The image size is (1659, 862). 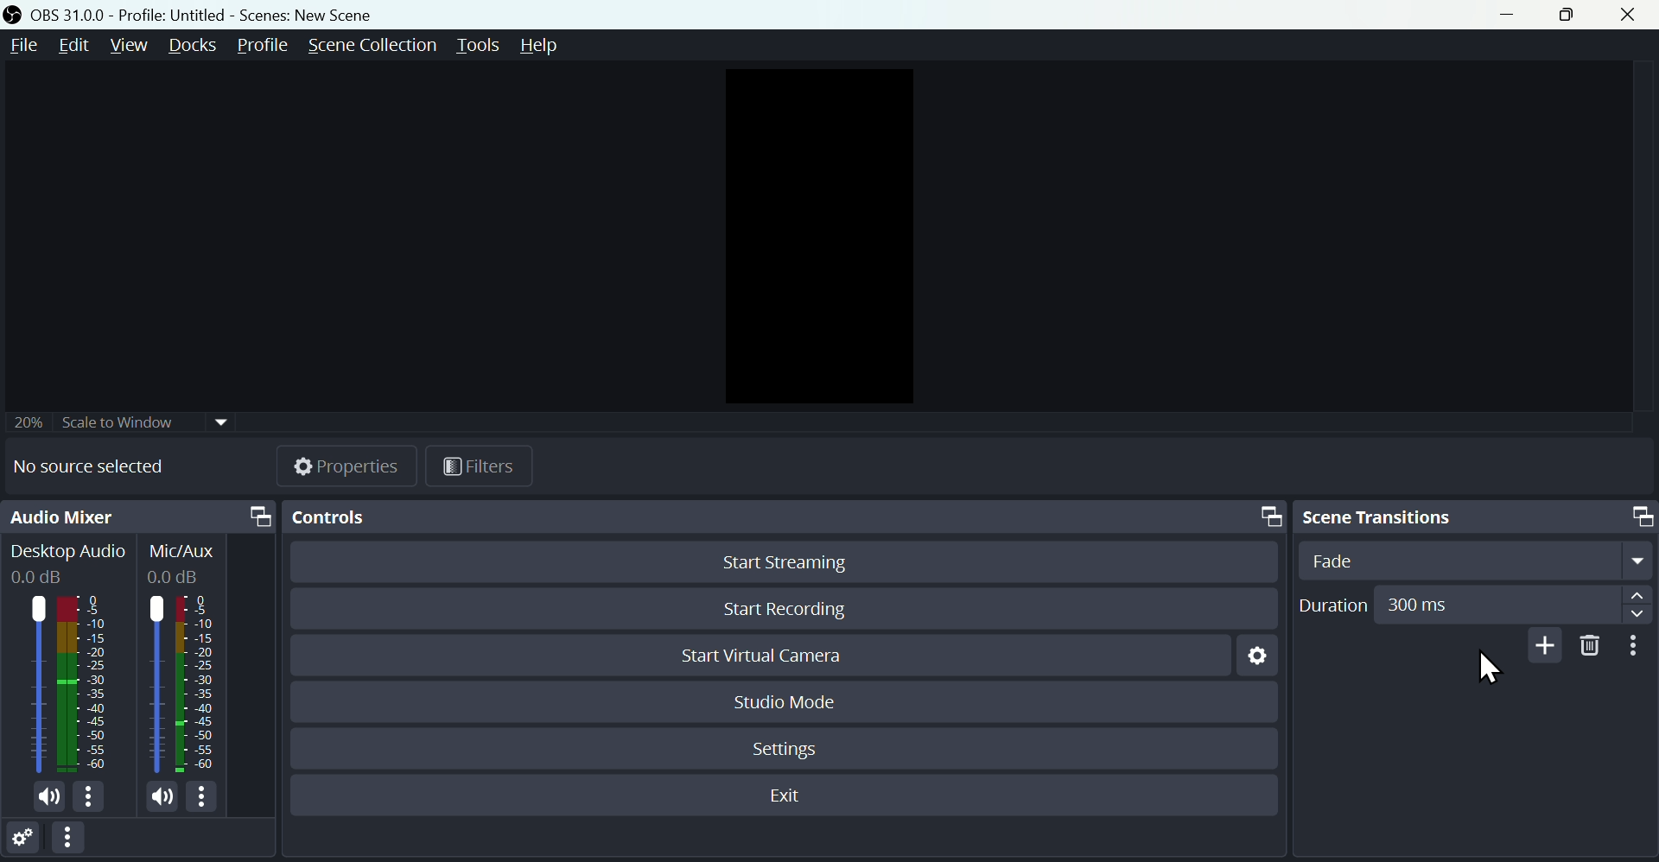 I want to click on Audio mixer, so click(x=139, y=512).